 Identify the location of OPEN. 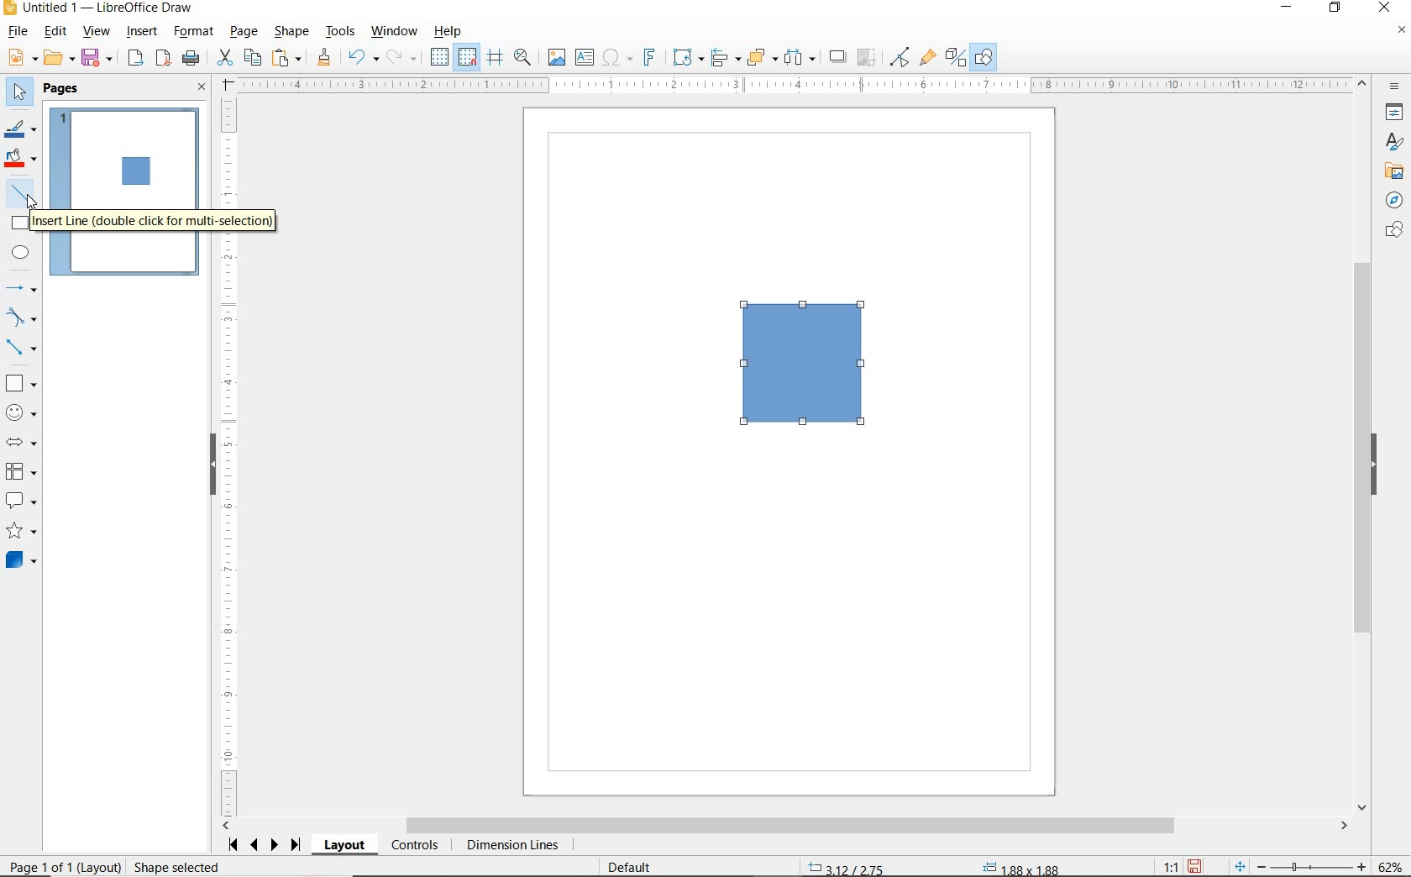
(60, 58).